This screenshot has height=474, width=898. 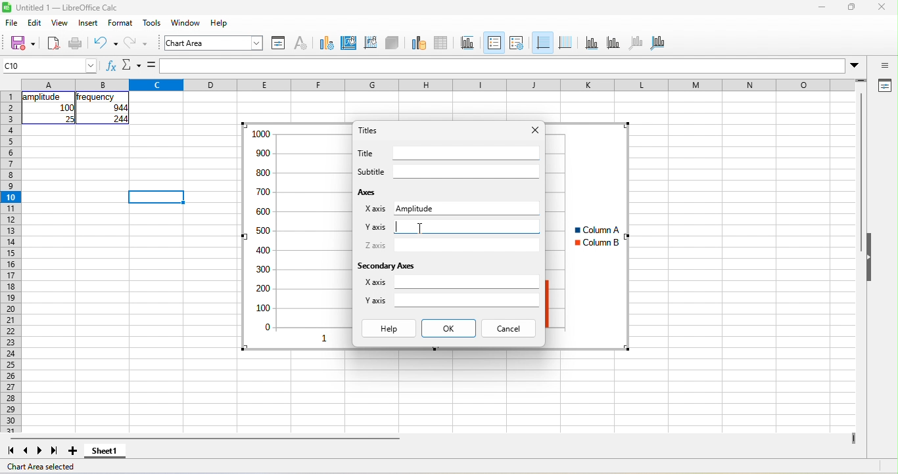 I want to click on 244, so click(x=120, y=119).